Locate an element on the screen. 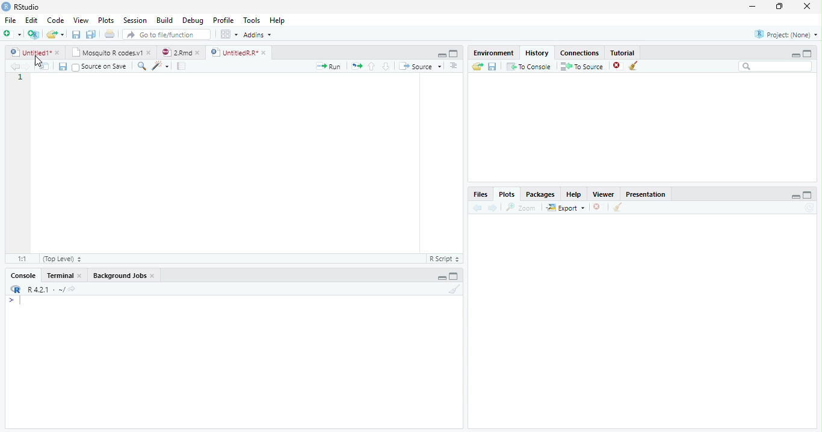 Image resolution: width=822 pixels, height=432 pixels. Maximize is located at coordinates (808, 195).